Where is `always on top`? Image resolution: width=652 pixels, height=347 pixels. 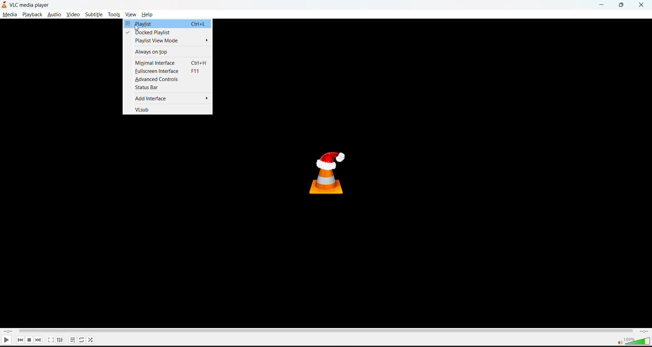
always on top is located at coordinates (166, 52).